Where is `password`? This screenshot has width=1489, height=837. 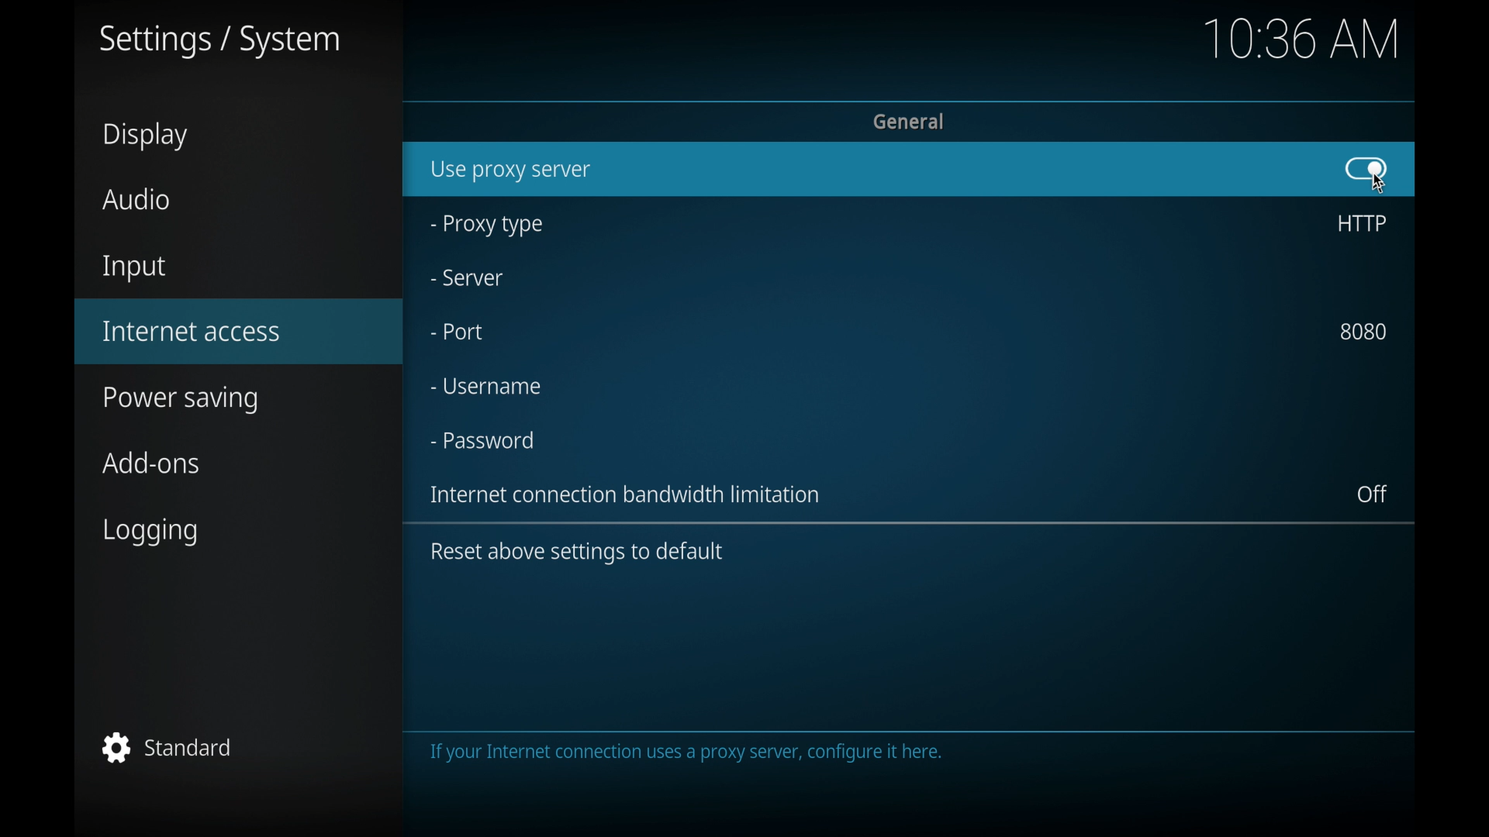 password is located at coordinates (483, 440).